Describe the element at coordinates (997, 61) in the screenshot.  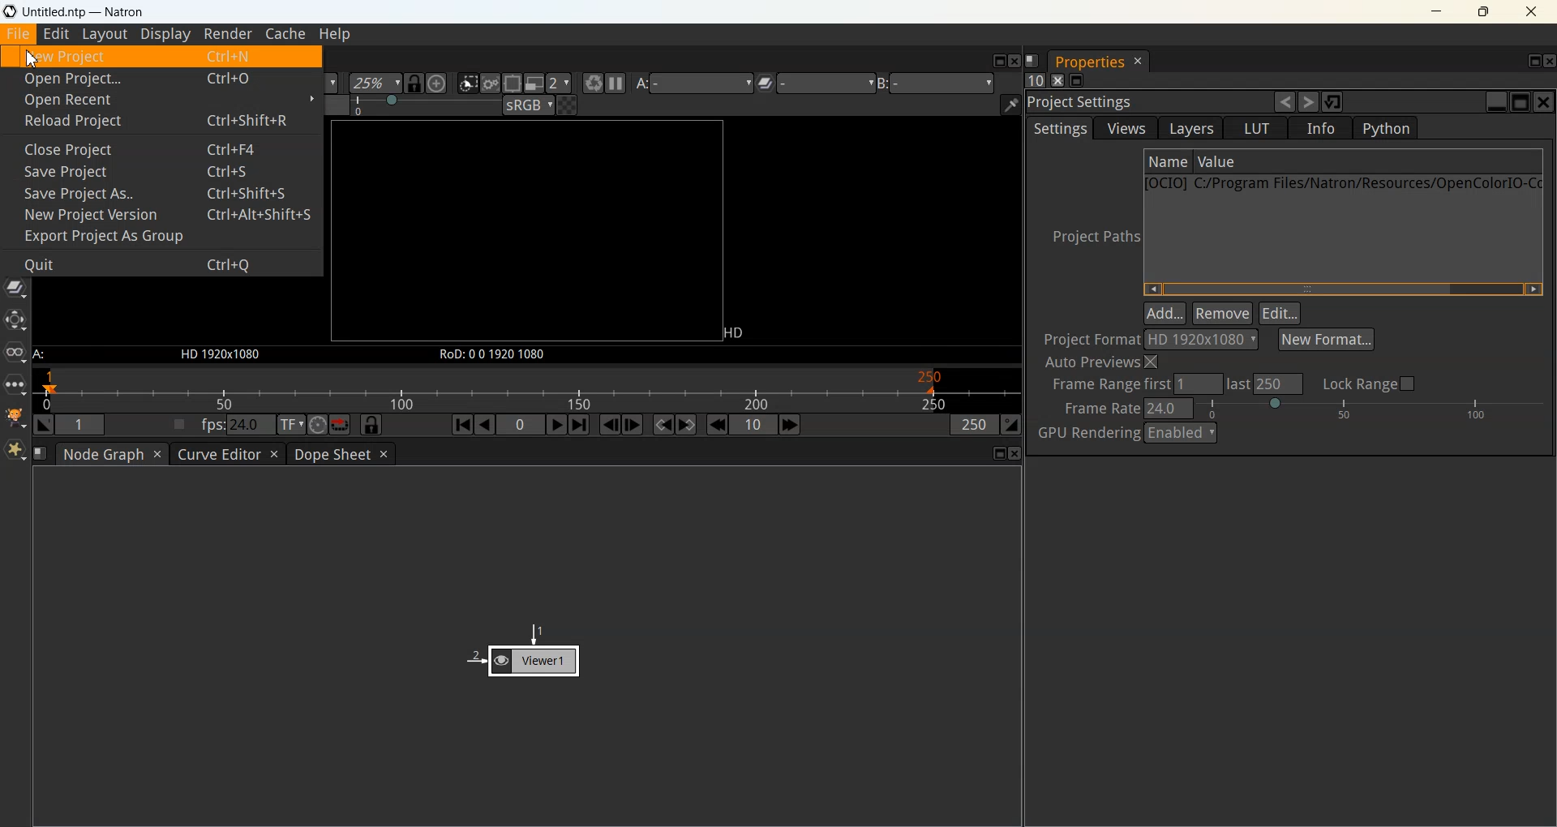
I see `Maximize` at that location.